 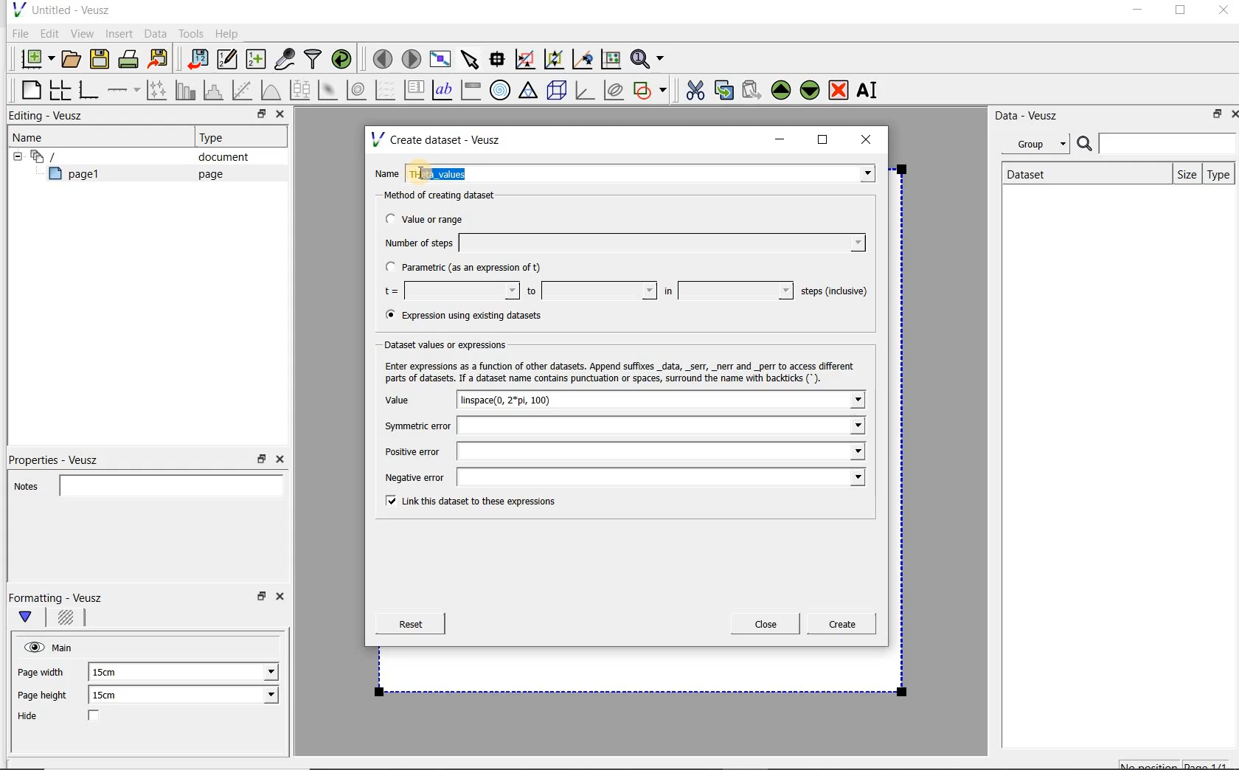 What do you see at coordinates (285, 61) in the screenshot?
I see `capture remote data` at bounding box center [285, 61].